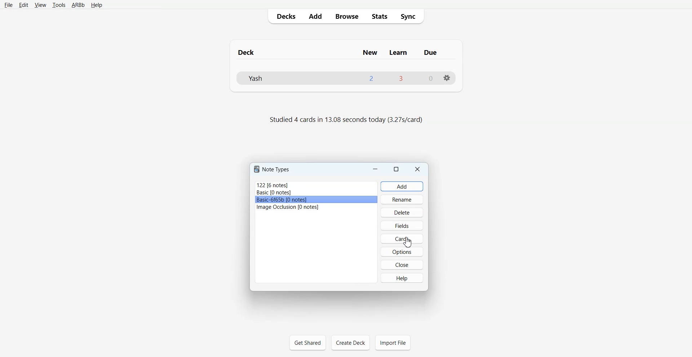 Image resolution: width=692 pixels, height=357 pixels. What do you see at coordinates (307, 342) in the screenshot?
I see `Get Shared` at bounding box center [307, 342].